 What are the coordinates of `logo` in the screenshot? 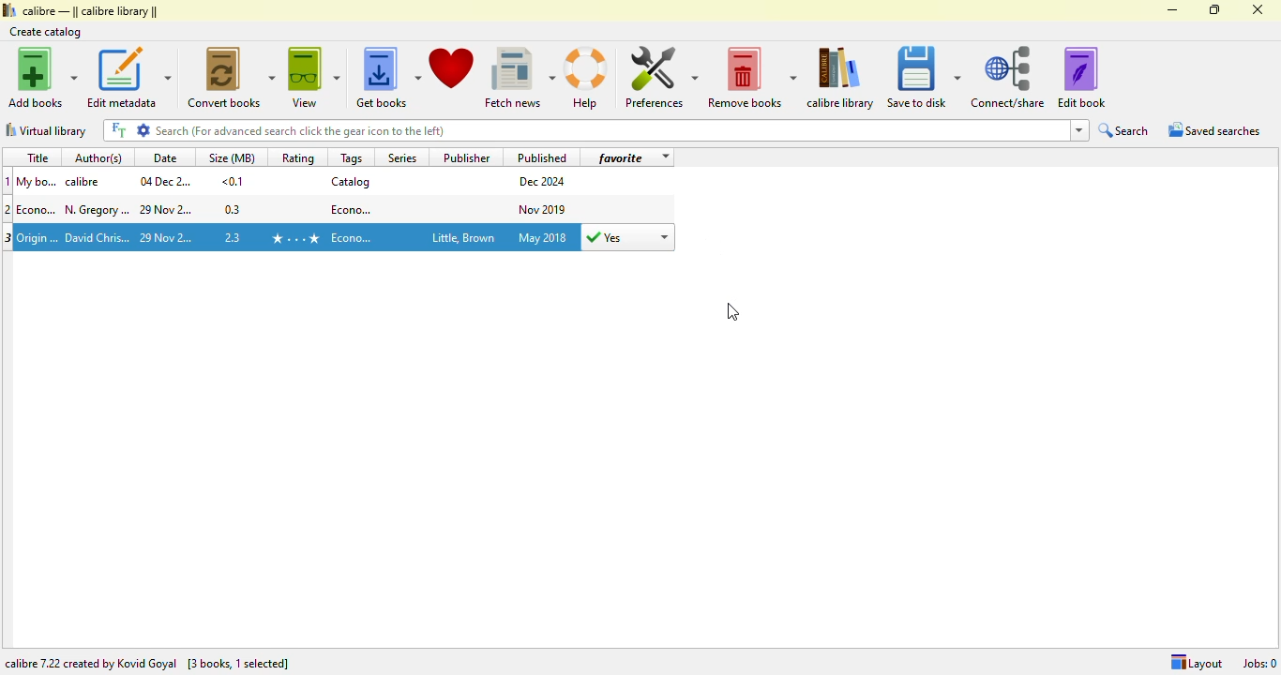 It's located at (8, 9).